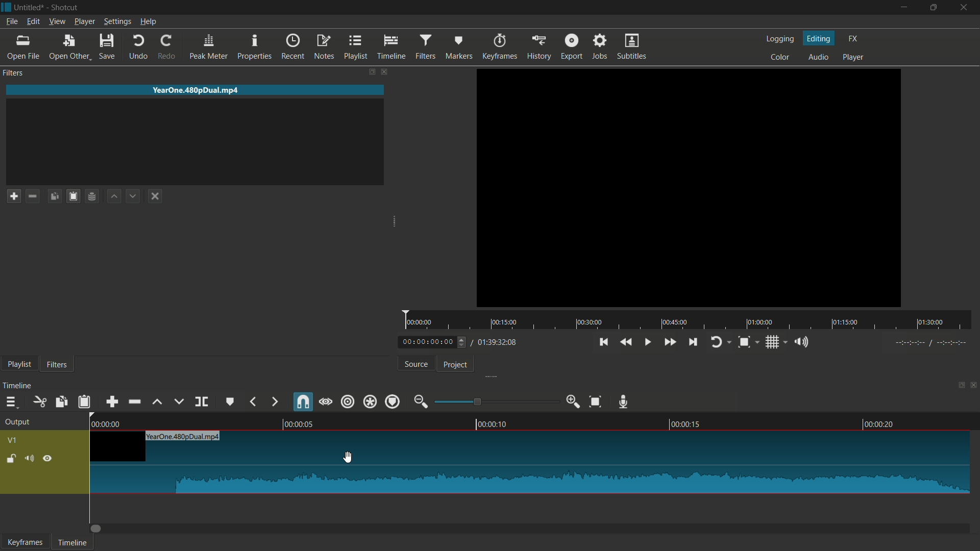 Image resolution: width=980 pixels, height=551 pixels. I want to click on ripple delete, so click(134, 402).